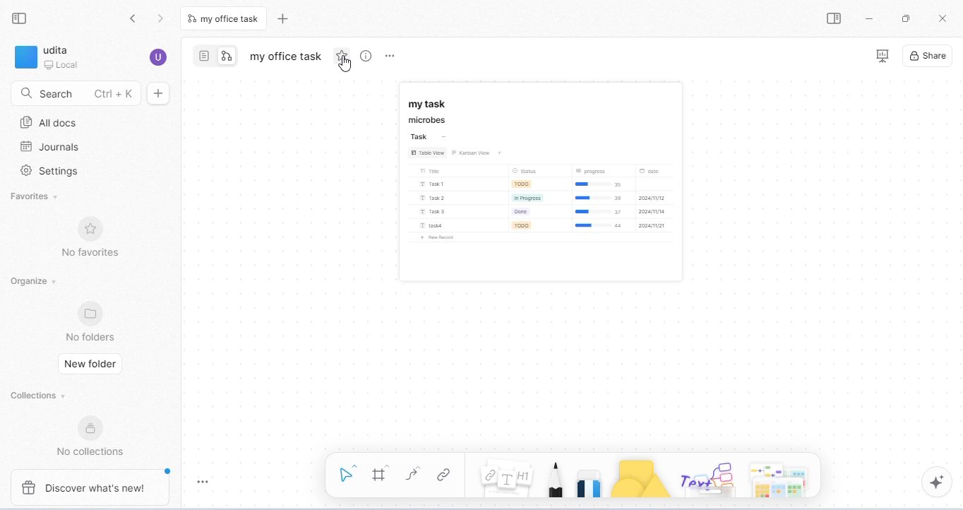  What do you see at coordinates (203, 56) in the screenshot?
I see `page mode` at bounding box center [203, 56].